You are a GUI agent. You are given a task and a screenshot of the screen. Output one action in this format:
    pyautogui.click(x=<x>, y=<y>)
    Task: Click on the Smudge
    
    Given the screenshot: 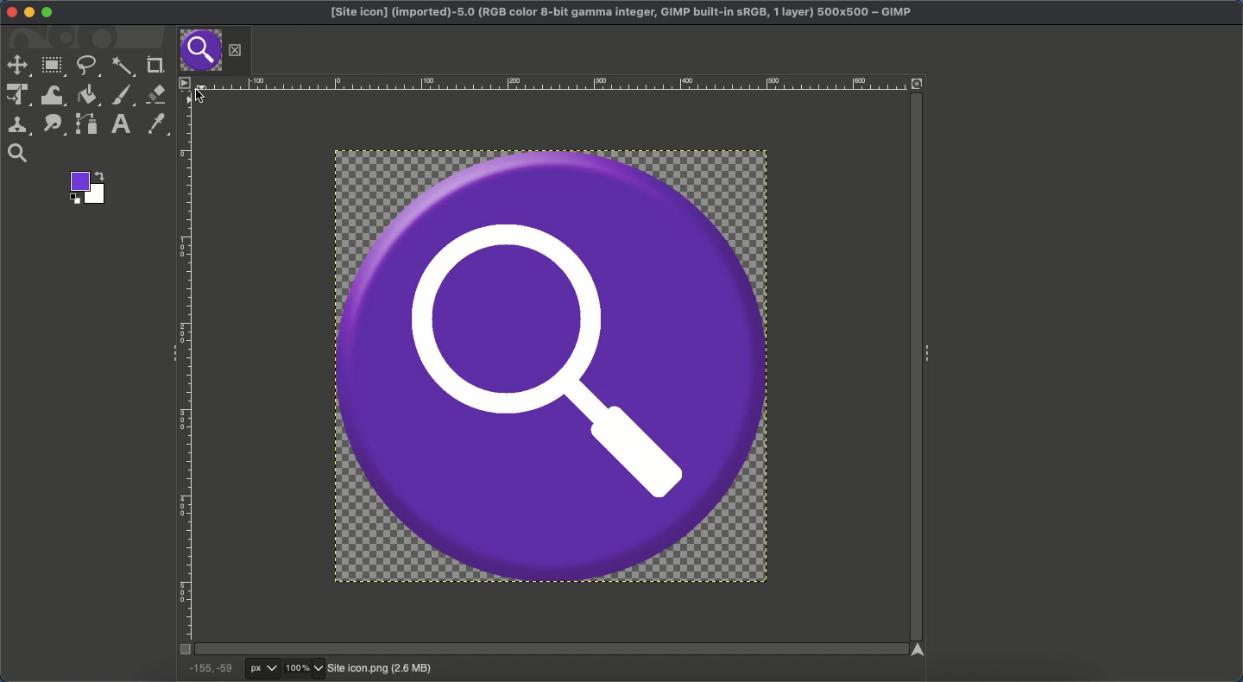 What is the action you would take?
    pyautogui.click(x=54, y=125)
    